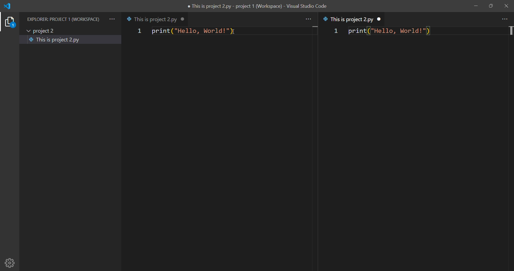 The width and height of the screenshot is (514, 271). I want to click on EXPLORER: PROJECT 1 (WORKSPACE), so click(62, 19).